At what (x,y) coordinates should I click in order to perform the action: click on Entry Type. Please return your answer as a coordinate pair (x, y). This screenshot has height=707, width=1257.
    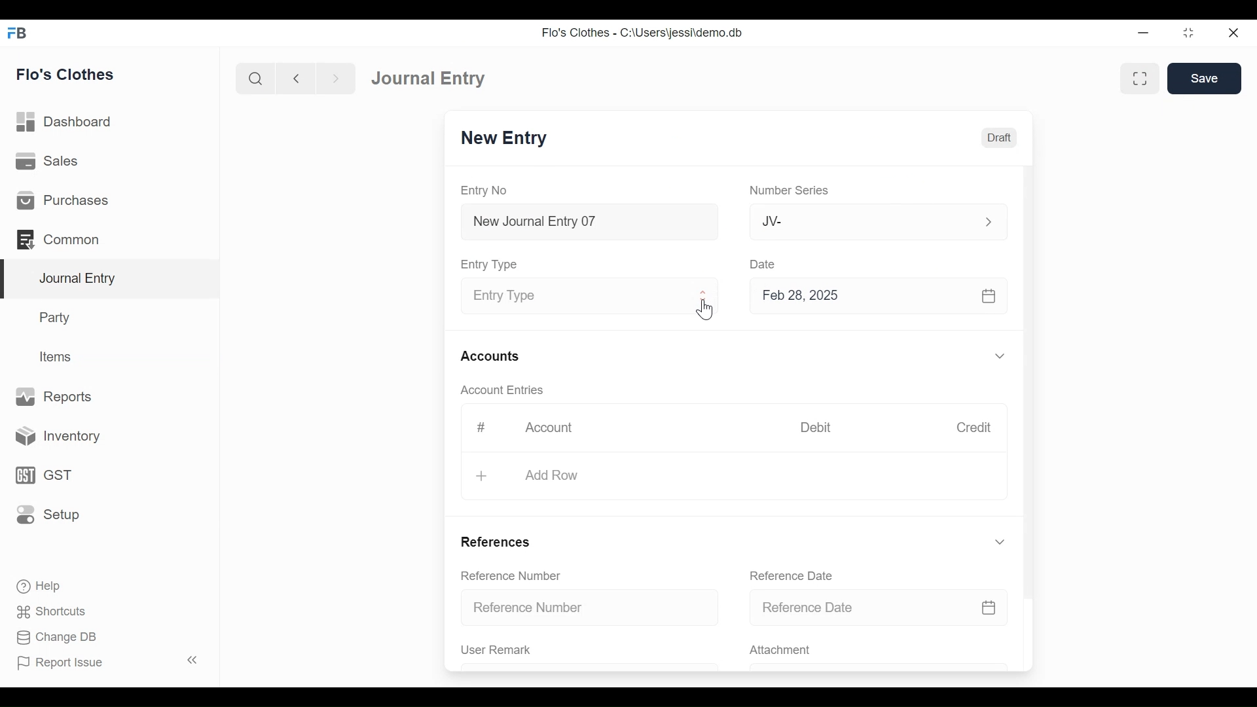
    Looking at the image, I should click on (492, 264).